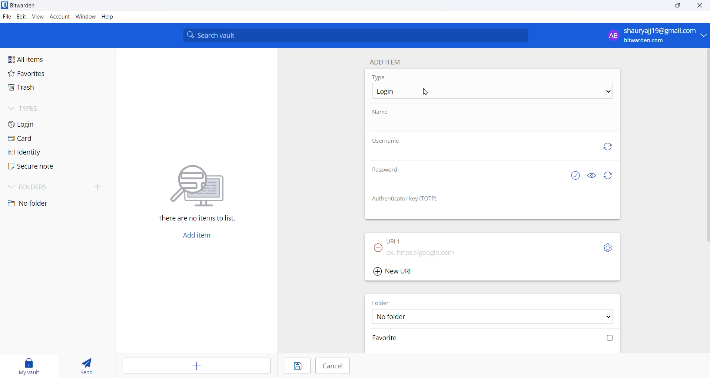 The width and height of the screenshot is (710, 378). I want to click on folder heading, so click(380, 303).